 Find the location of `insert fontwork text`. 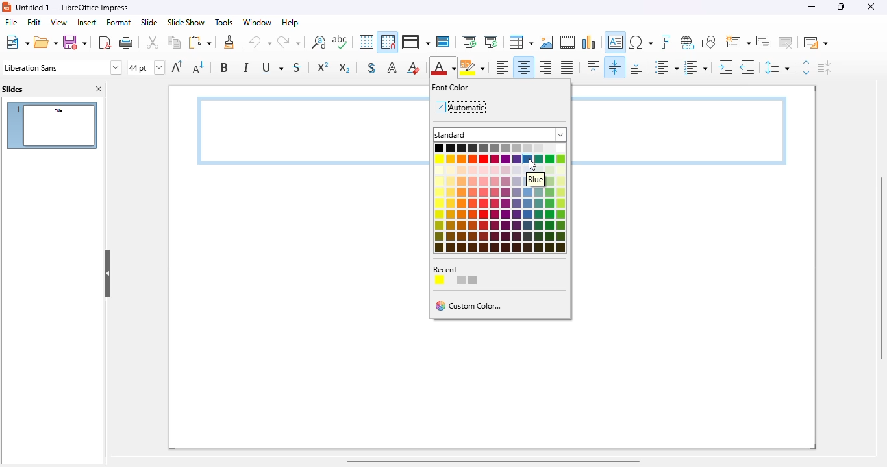

insert fontwork text is located at coordinates (666, 42).